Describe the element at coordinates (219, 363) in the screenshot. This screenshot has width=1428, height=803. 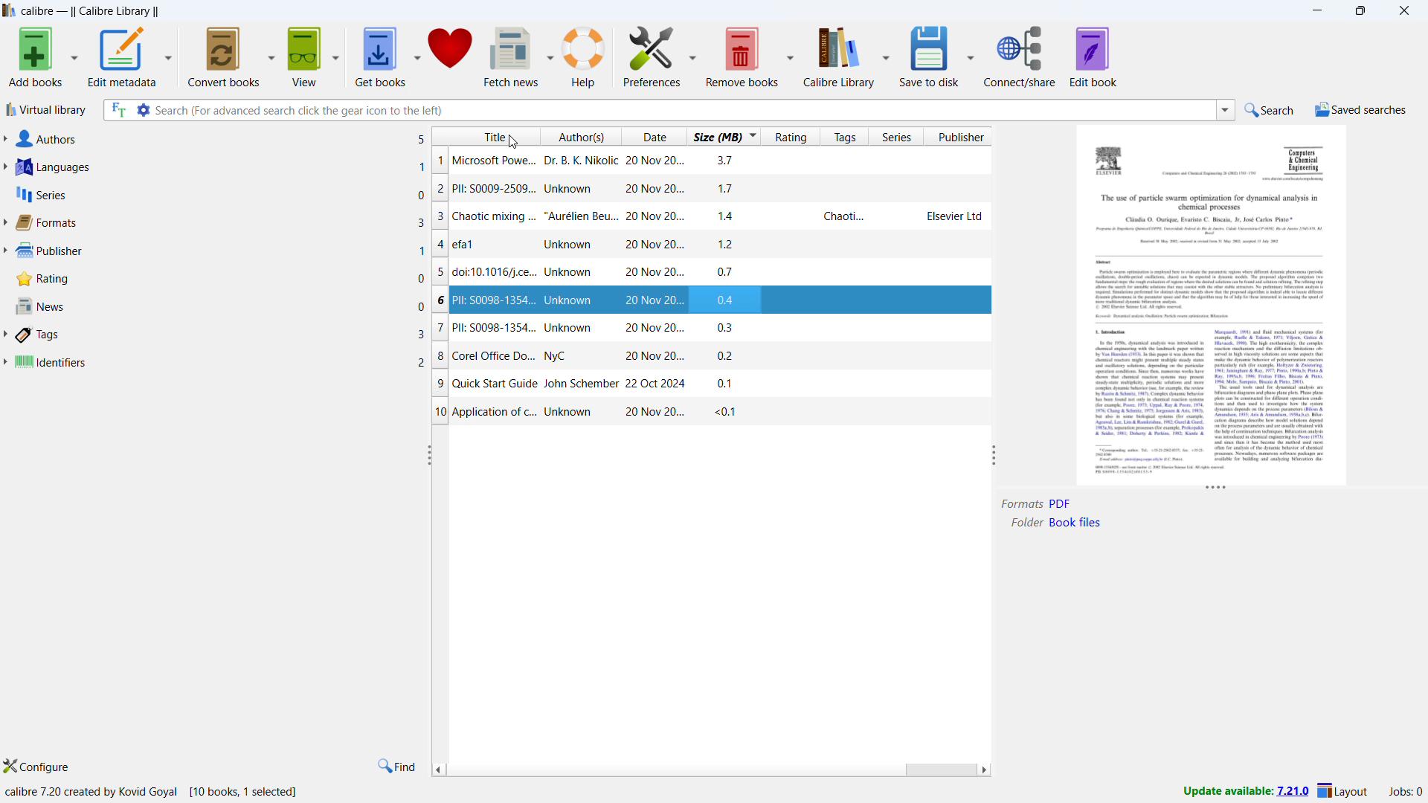
I see `identifiers` at that location.